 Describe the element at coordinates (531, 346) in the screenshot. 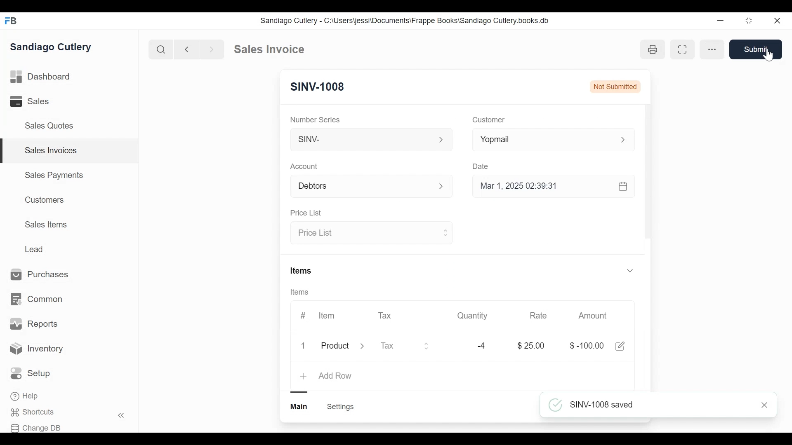

I see `$25.00` at that location.